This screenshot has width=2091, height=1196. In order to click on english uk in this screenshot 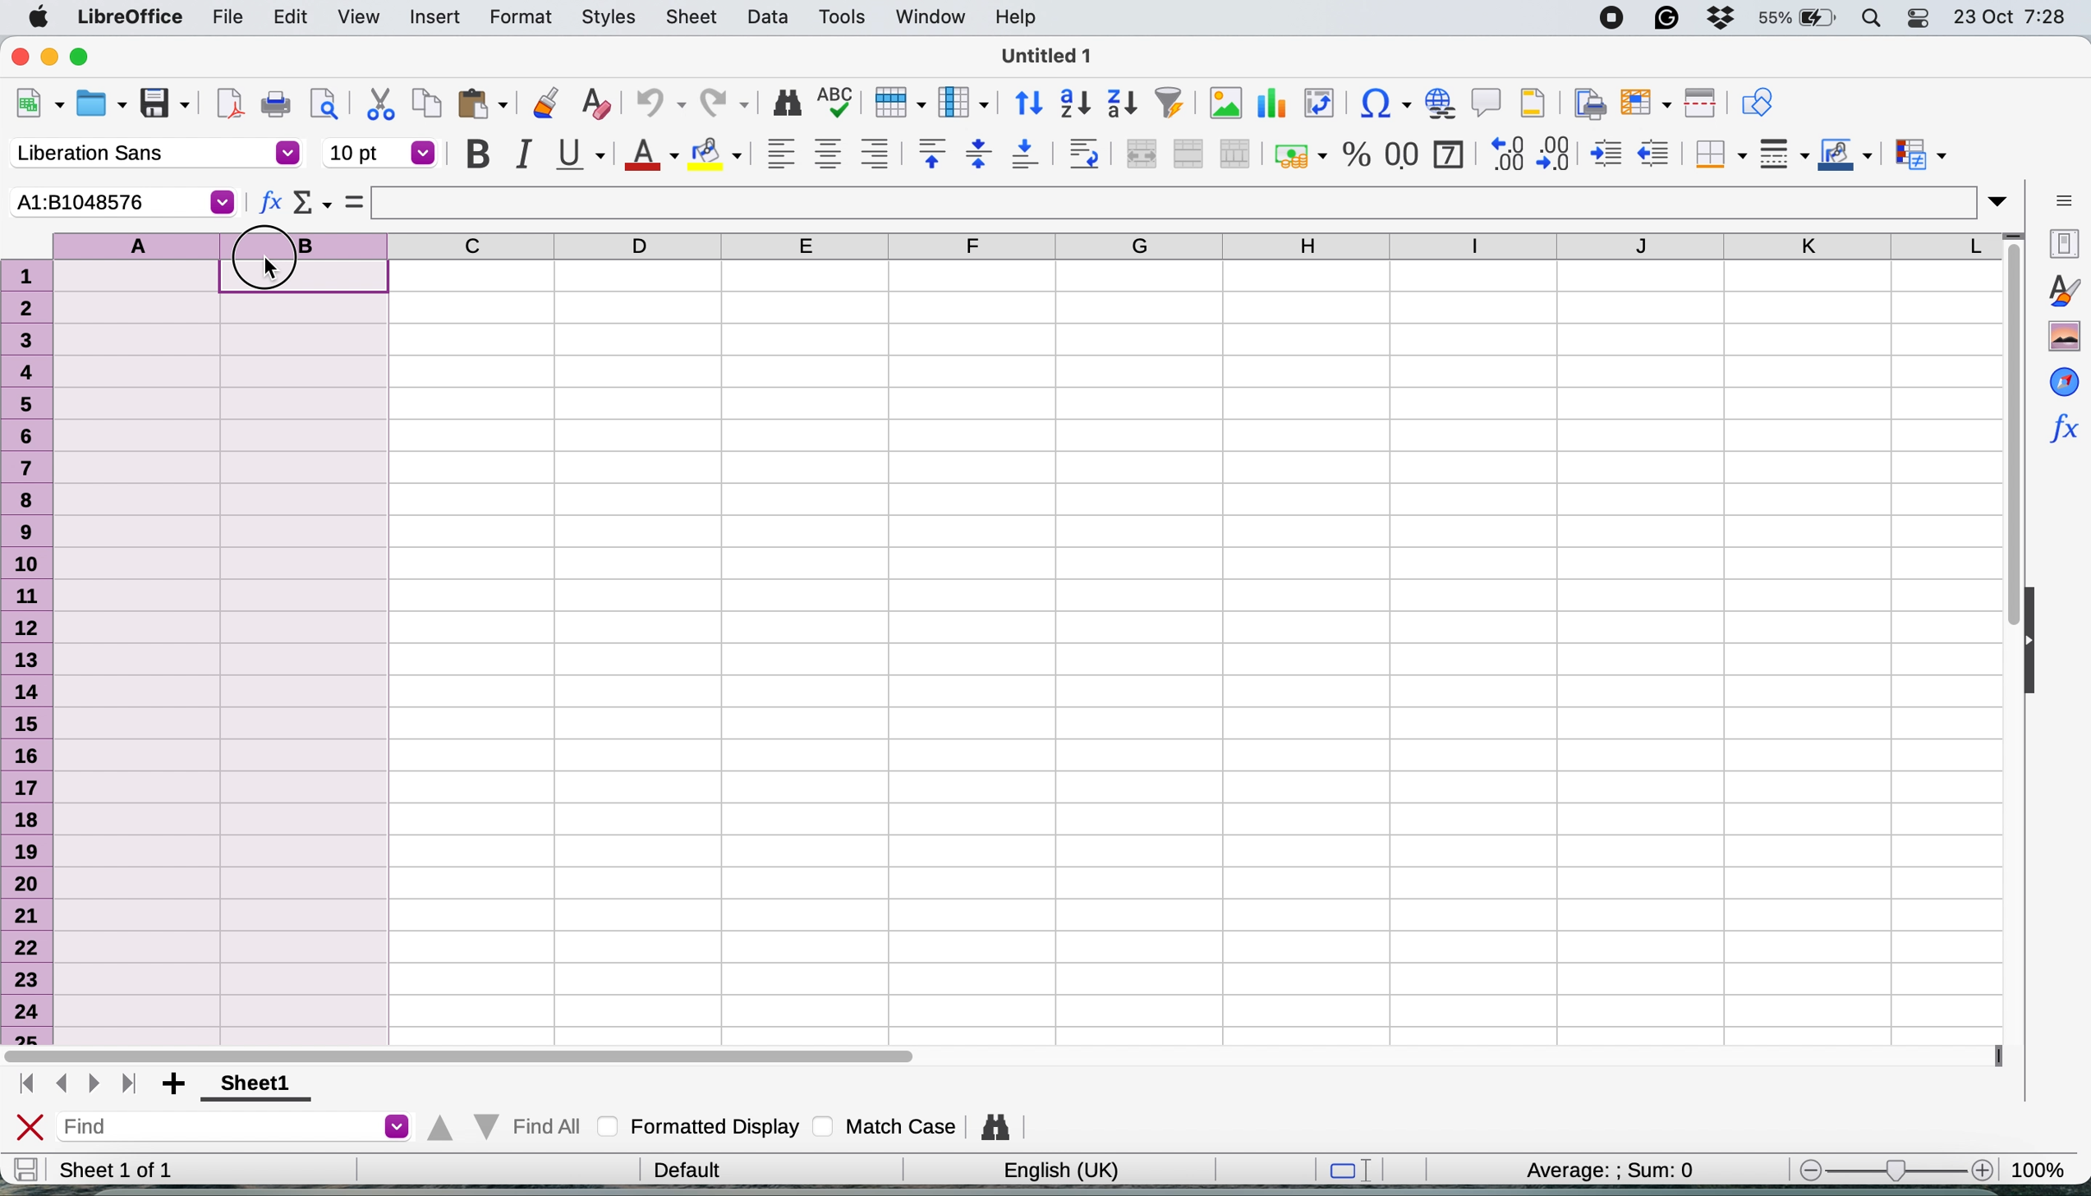, I will do `click(1051, 1171)`.